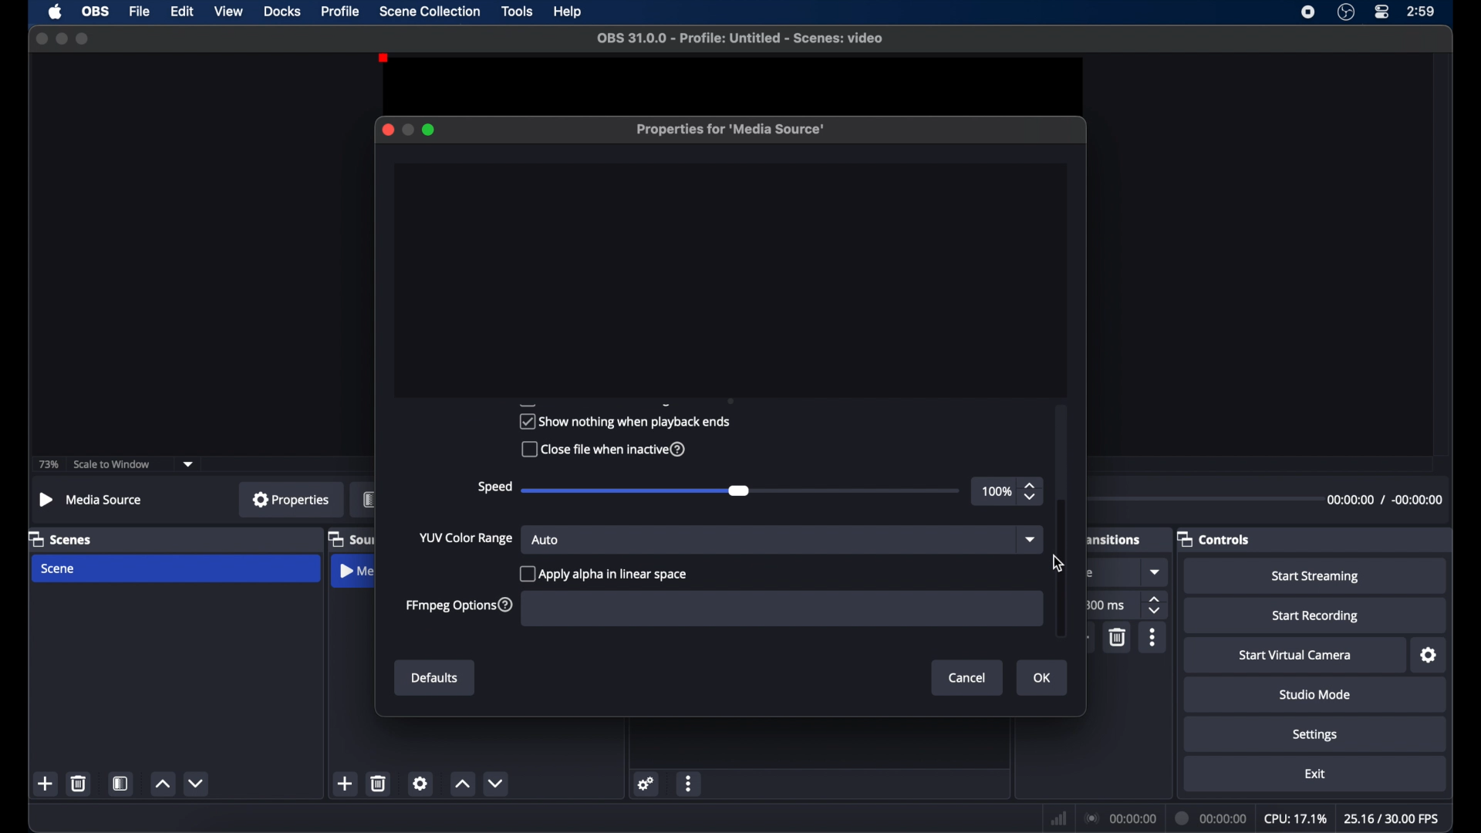  Describe the element at coordinates (83, 39) in the screenshot. I see `maximize` at that location.